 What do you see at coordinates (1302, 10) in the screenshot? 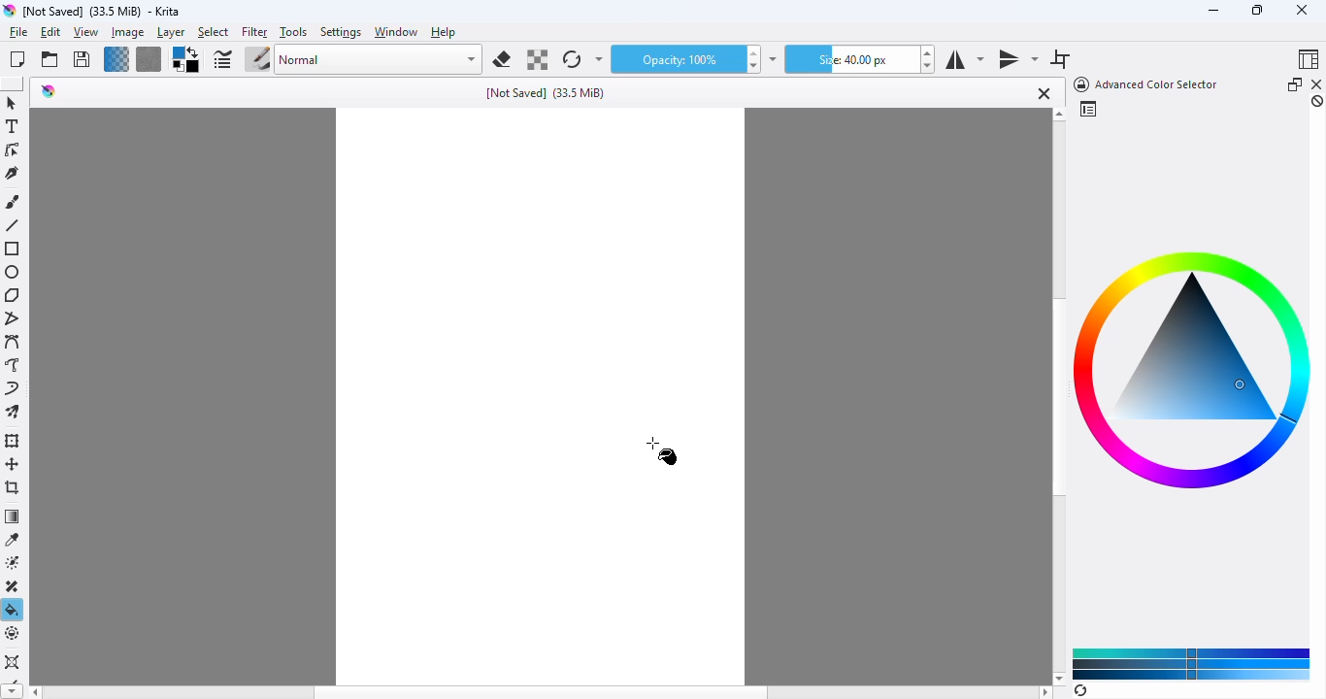
I see `close` at bounding box center [1302, 10].